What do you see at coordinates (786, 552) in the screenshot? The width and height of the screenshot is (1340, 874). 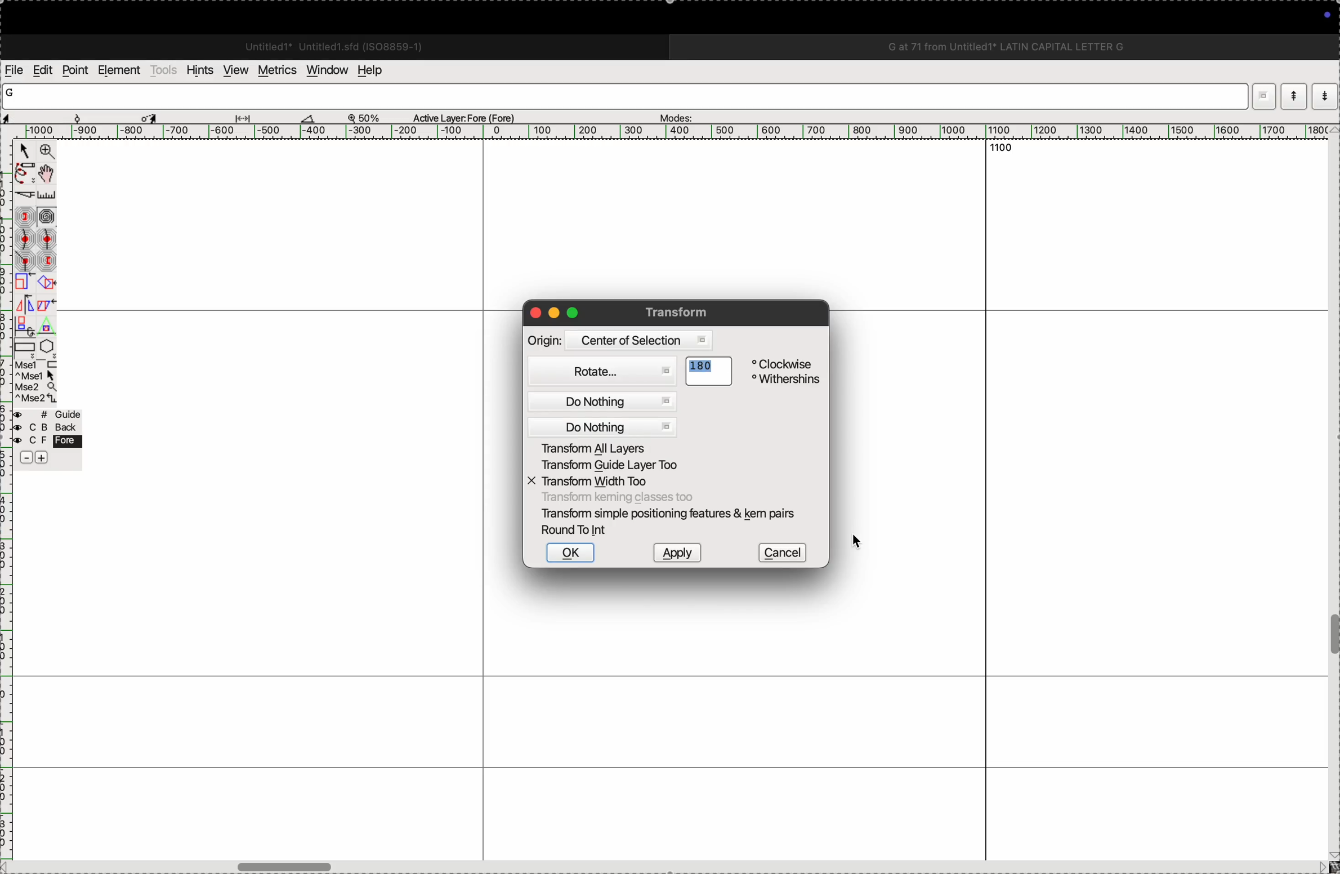 I see `cancel` at bounding box center [786, 552].